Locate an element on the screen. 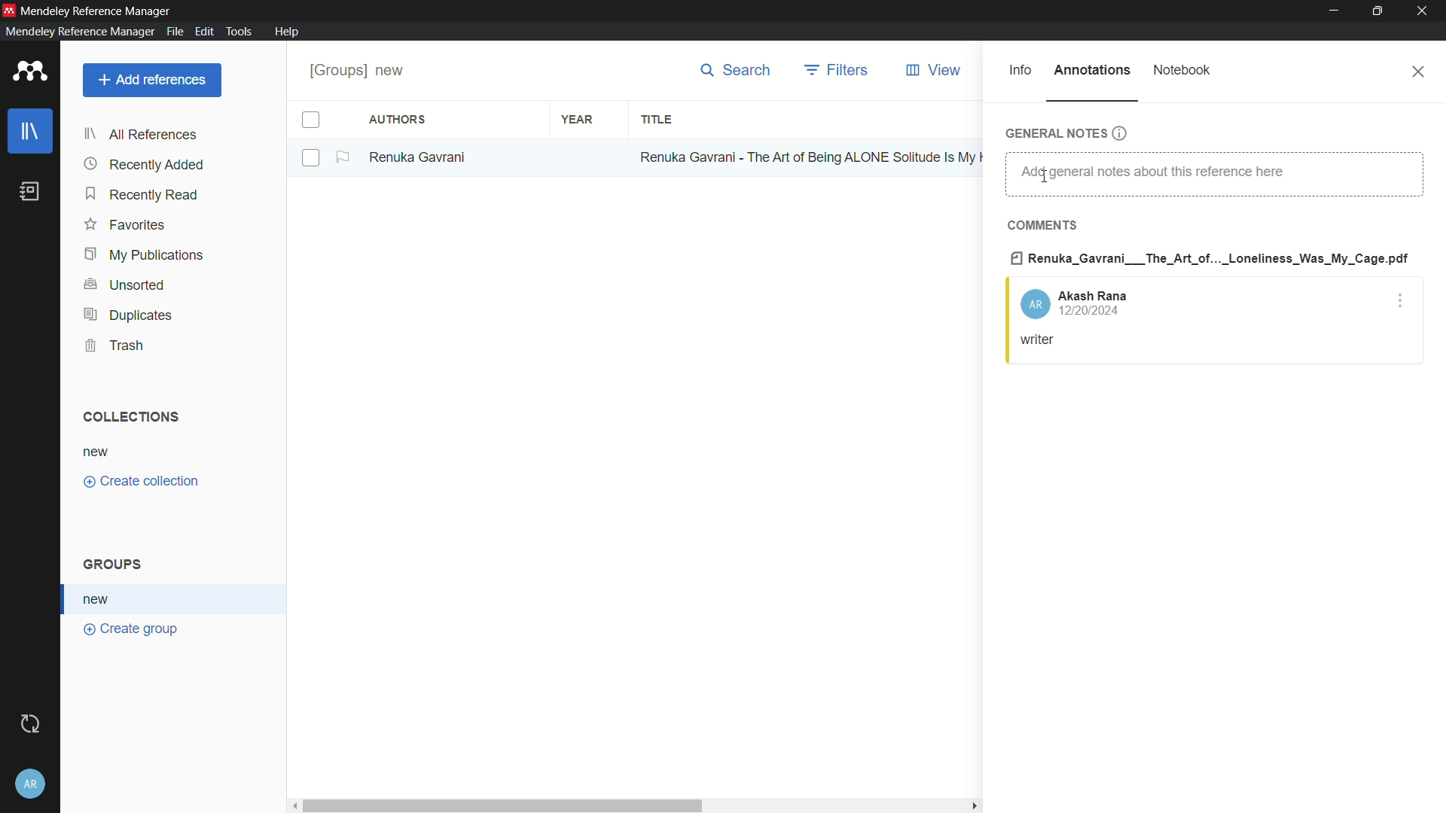 The image size is (1446, 813). groups new is located at coordinates (362, 70).